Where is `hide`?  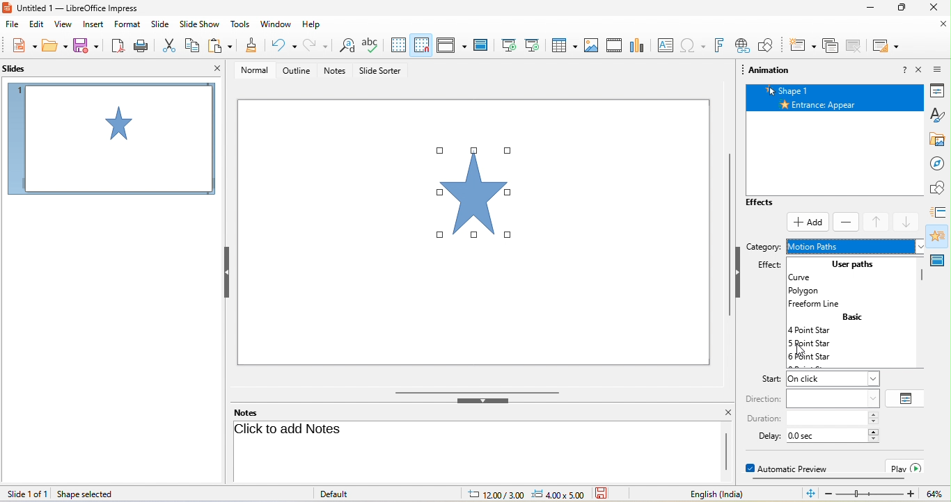
hide is located at coordinates (739, 275).